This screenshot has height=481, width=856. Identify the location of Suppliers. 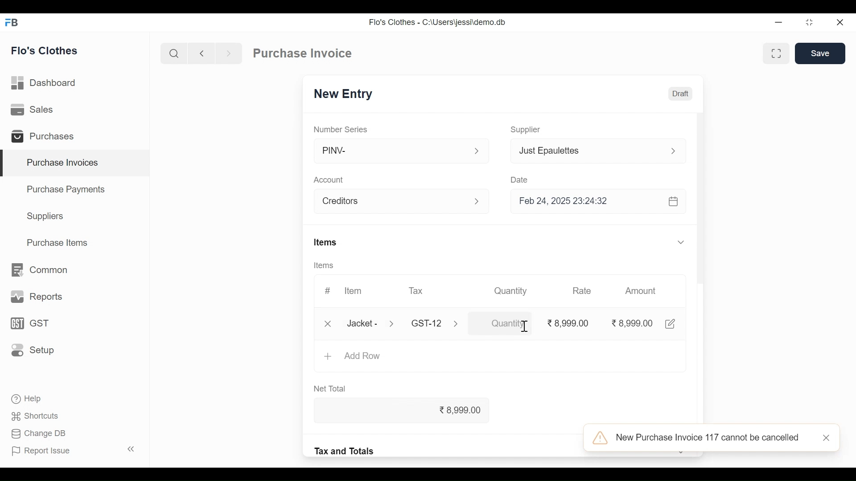
(47, 217).